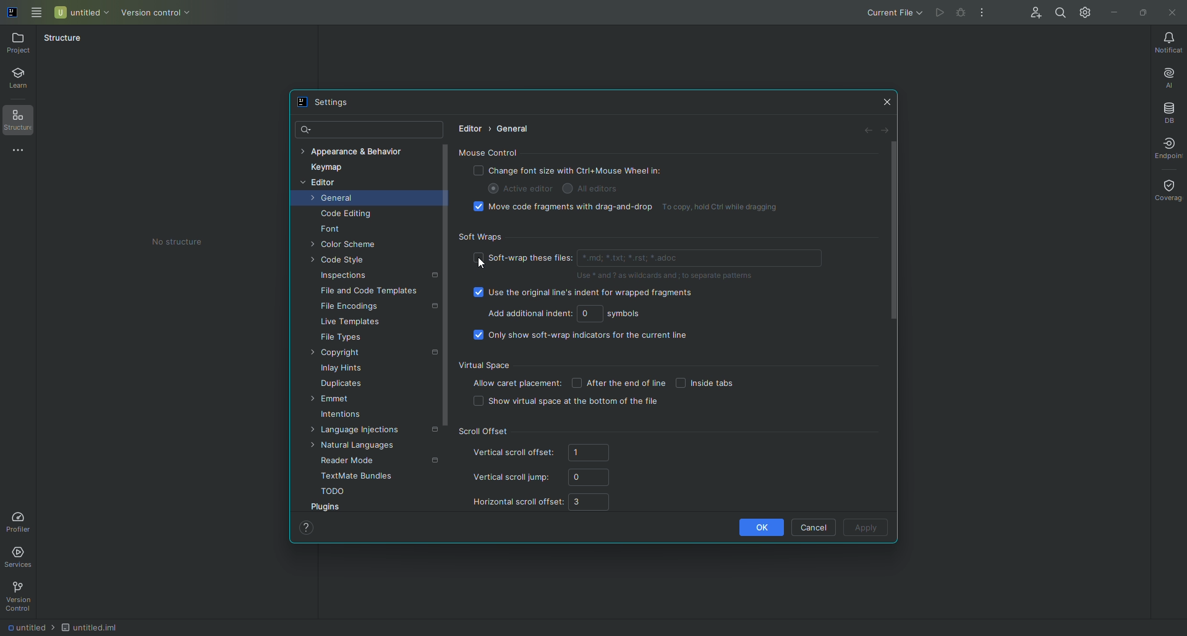  Describe the element at coordinates (1113, 12) in the screenshot. I see `Minimize` at that location.